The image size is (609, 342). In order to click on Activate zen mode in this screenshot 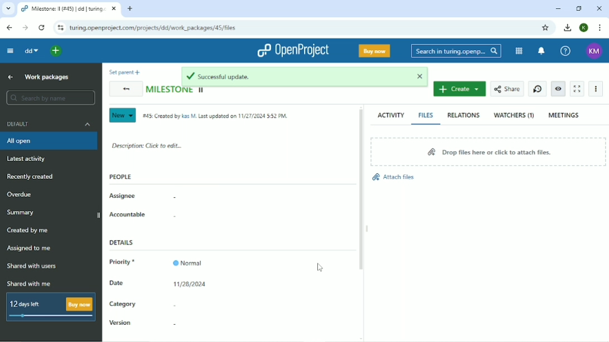, I will do `click(577, 89)`.